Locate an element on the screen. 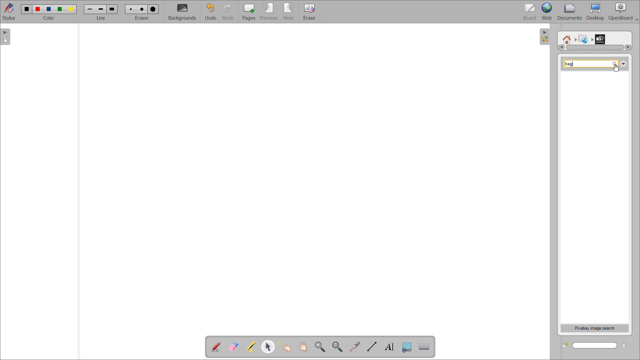 The width and height of the screenshot is (640, 360). zoom out is located at coordinates (338, 347).